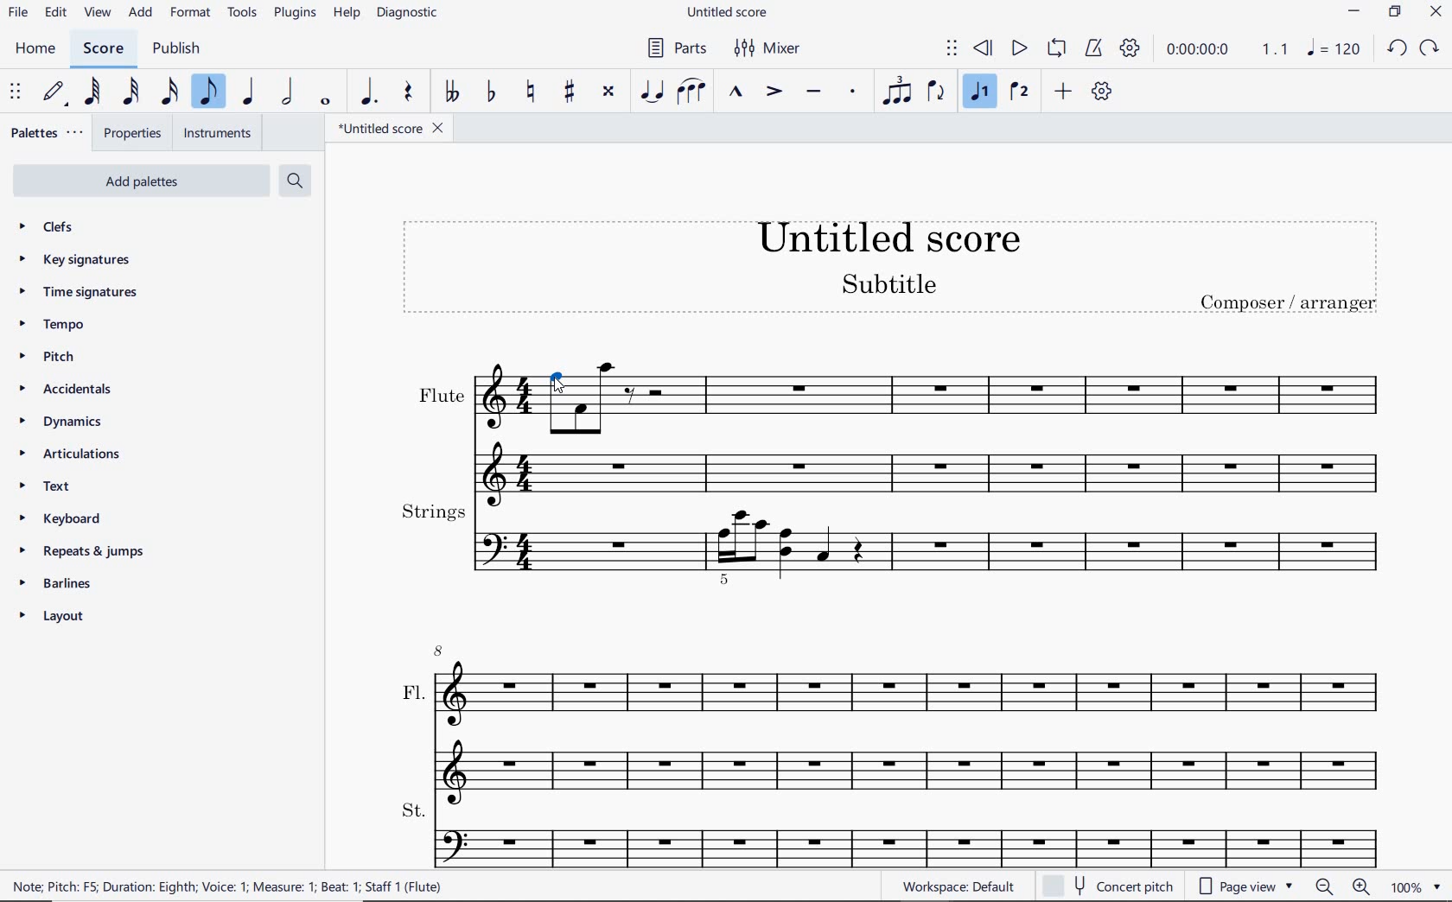  What do you see at coordinates (48, 131) in the screenshot?
I see `palettes` at bounding box center [48, 131].